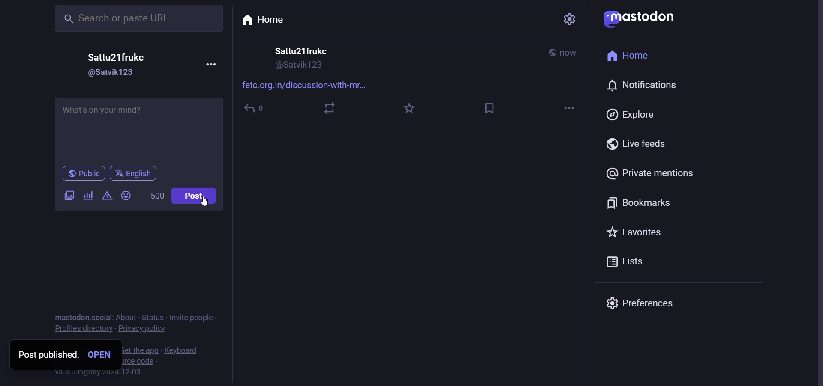 The height and width of the screenshot is (386, 823). What do you see at coordinates (640, 204) in the screenshot?
I see `bookmark` at bounding box center [640, 204].